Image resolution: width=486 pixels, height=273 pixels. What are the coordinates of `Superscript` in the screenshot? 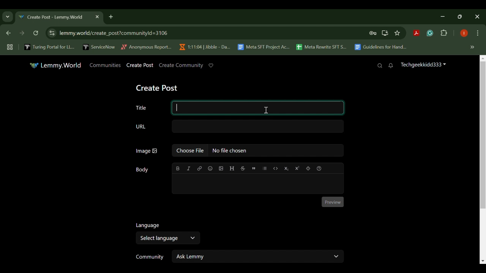 It's located at (297, 168).